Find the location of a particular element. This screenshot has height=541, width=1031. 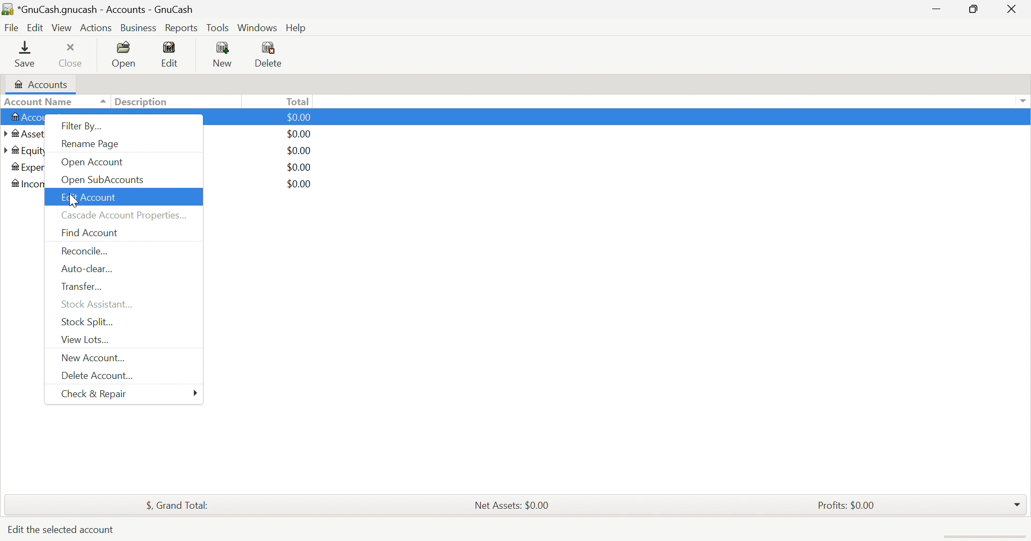

Edit the selected account is located at coordinates (62, 529).